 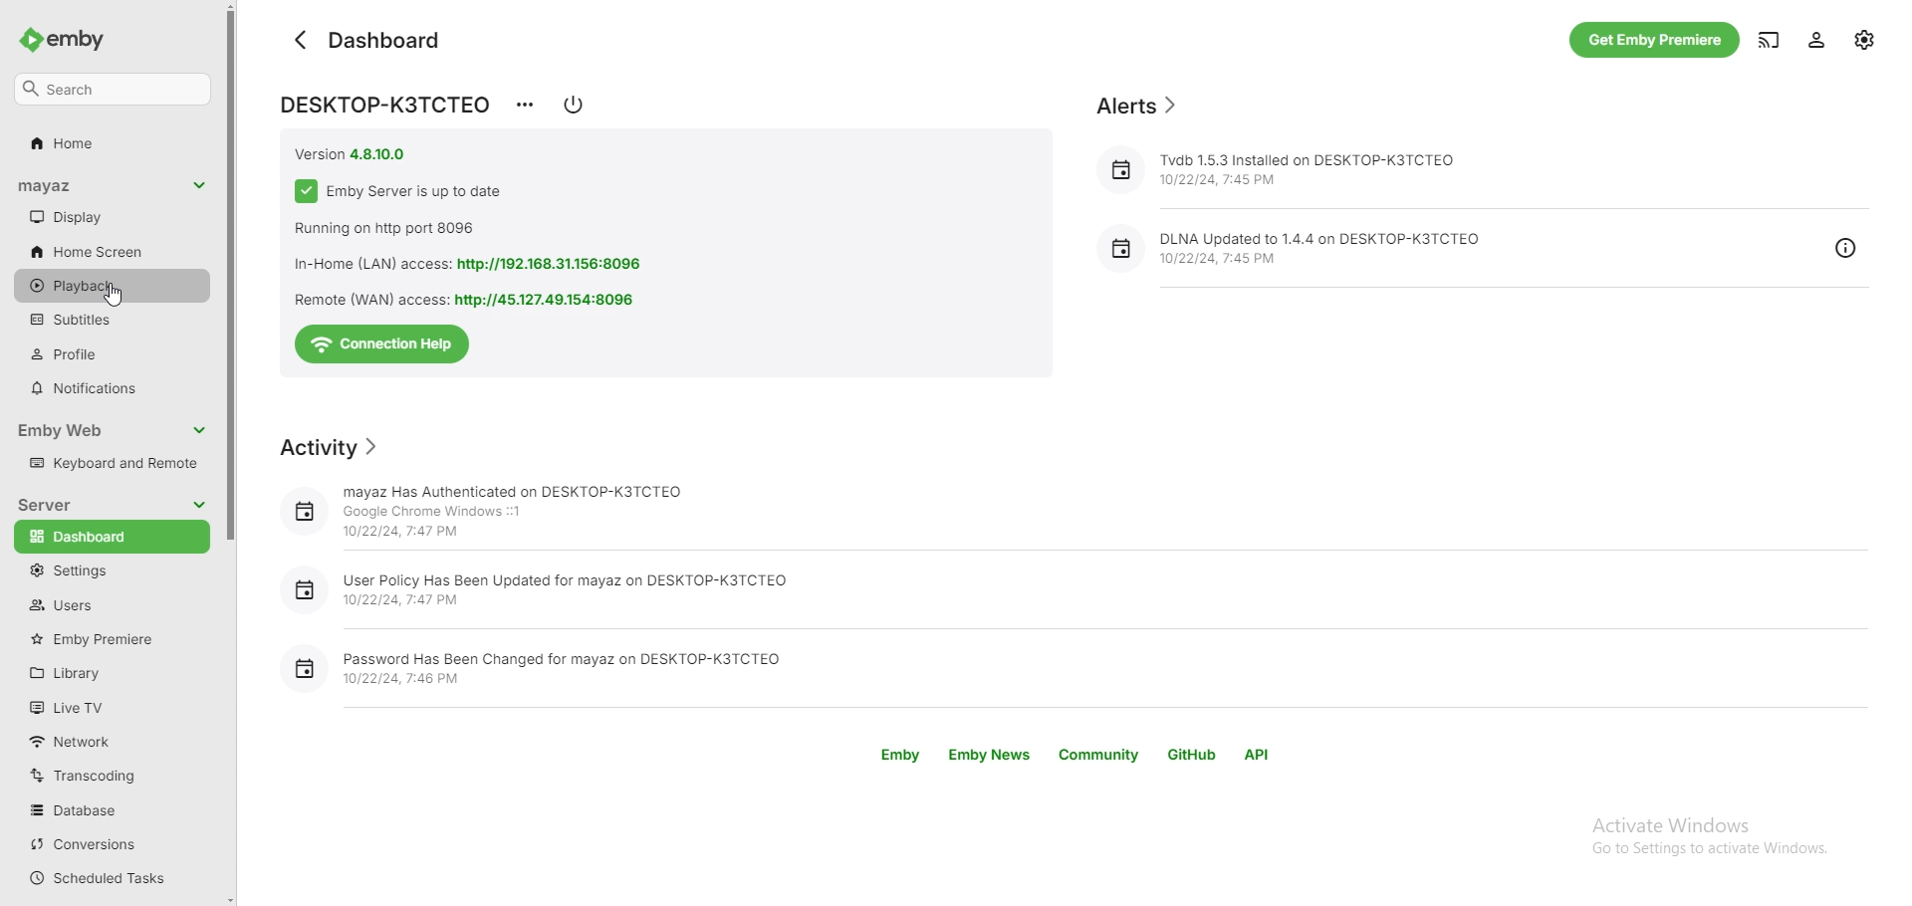 I want to click on keyboard and remote, so click(x=112, y=463).